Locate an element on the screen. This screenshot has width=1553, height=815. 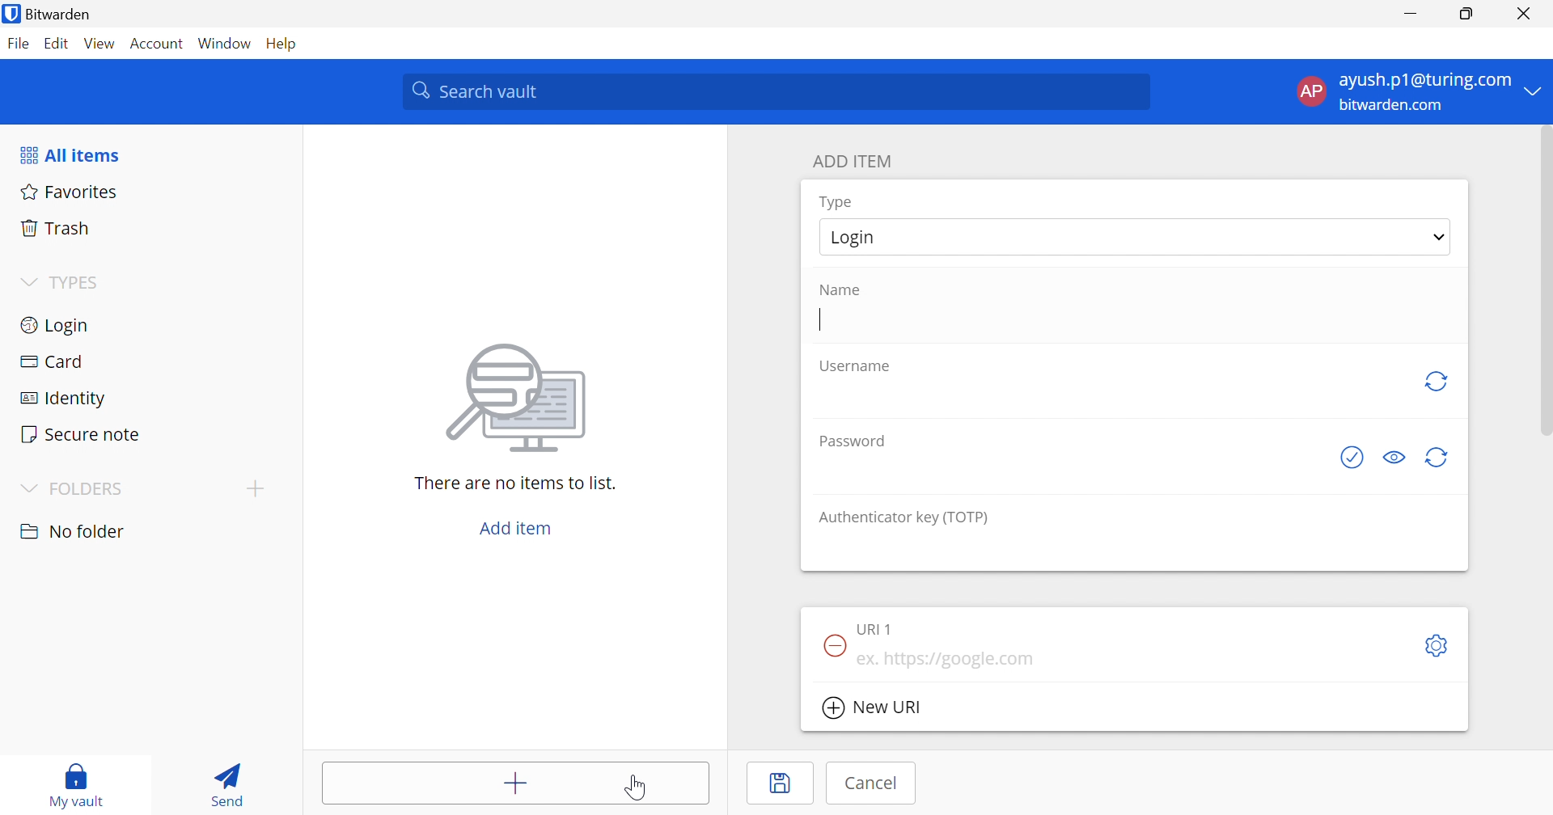
Bitwarden is located at coordinates (49, 14).